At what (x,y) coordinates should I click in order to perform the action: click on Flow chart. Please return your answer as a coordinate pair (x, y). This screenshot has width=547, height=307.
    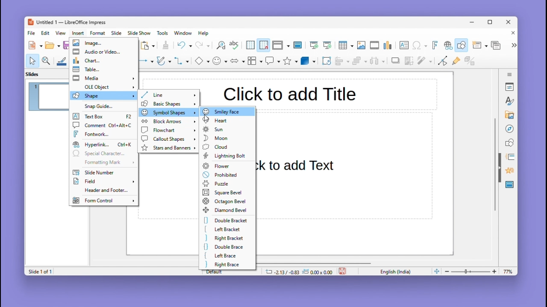
    Looking at the image, I should click on (168, 130).